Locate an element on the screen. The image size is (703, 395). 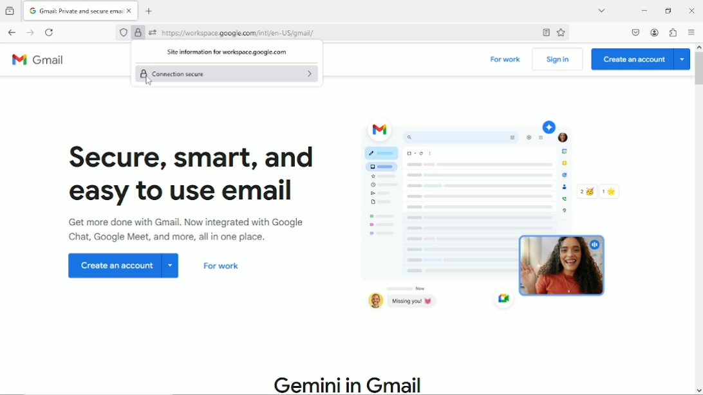
New tab is located at coordinates (150, 10).